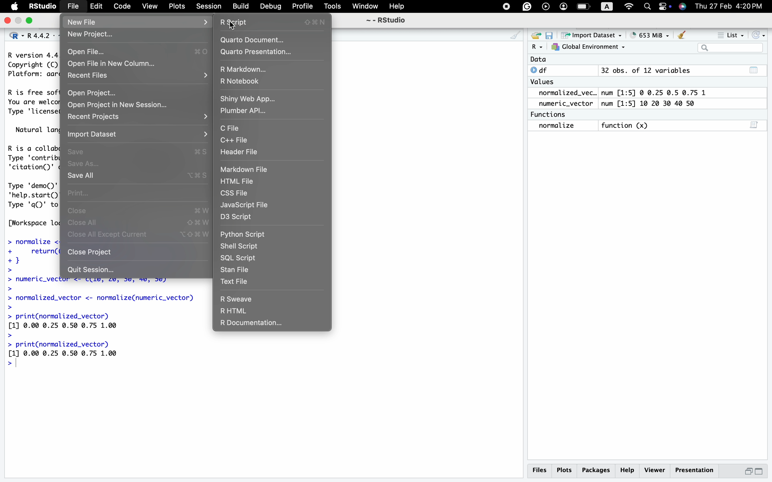 The image size is (772, 482). What do you see at coordinates (233, 312) in the screenshot?
I see `R HTML` at bounding box center [233, 312].